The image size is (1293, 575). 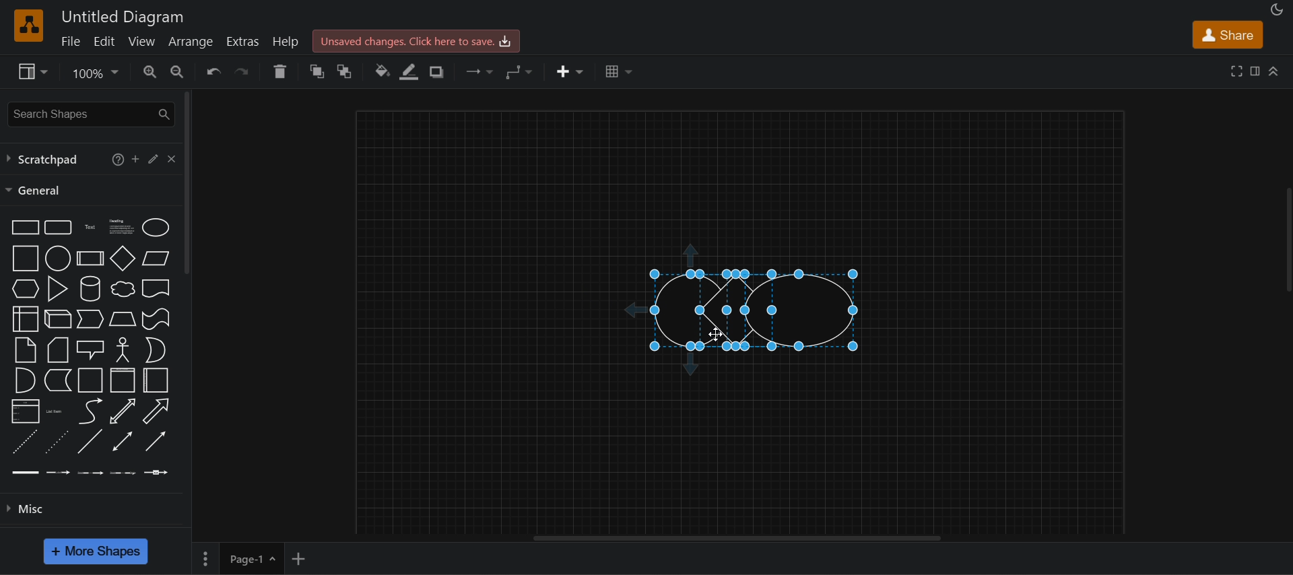 I want to click on title, so click(x=123, y=18).